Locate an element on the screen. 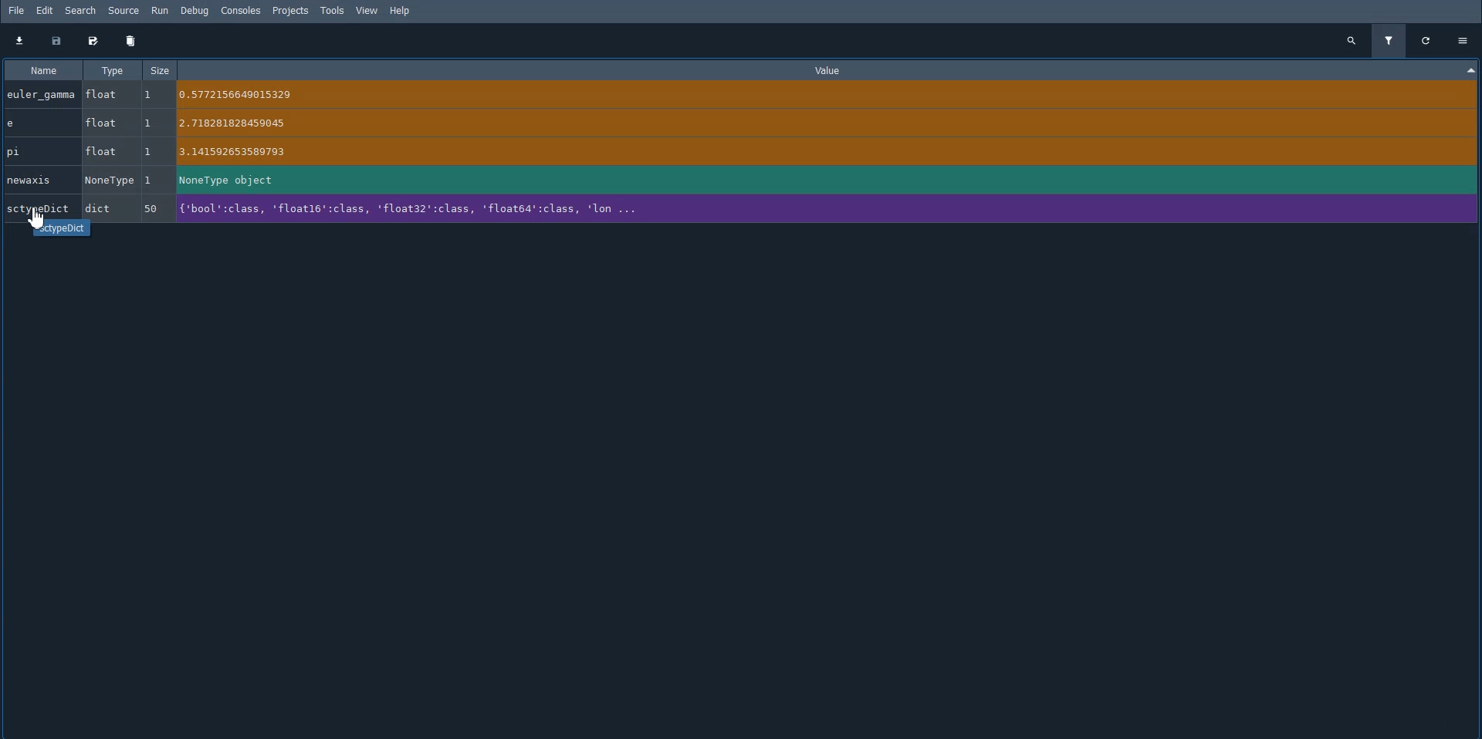 Image resolution: width=1482 pixels, height=739 pixels. Edit is located at coordinates (44, 11).